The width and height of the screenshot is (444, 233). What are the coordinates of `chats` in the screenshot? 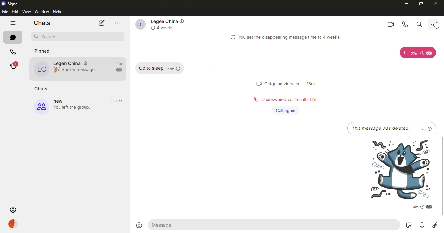 It's located at (11, 37).